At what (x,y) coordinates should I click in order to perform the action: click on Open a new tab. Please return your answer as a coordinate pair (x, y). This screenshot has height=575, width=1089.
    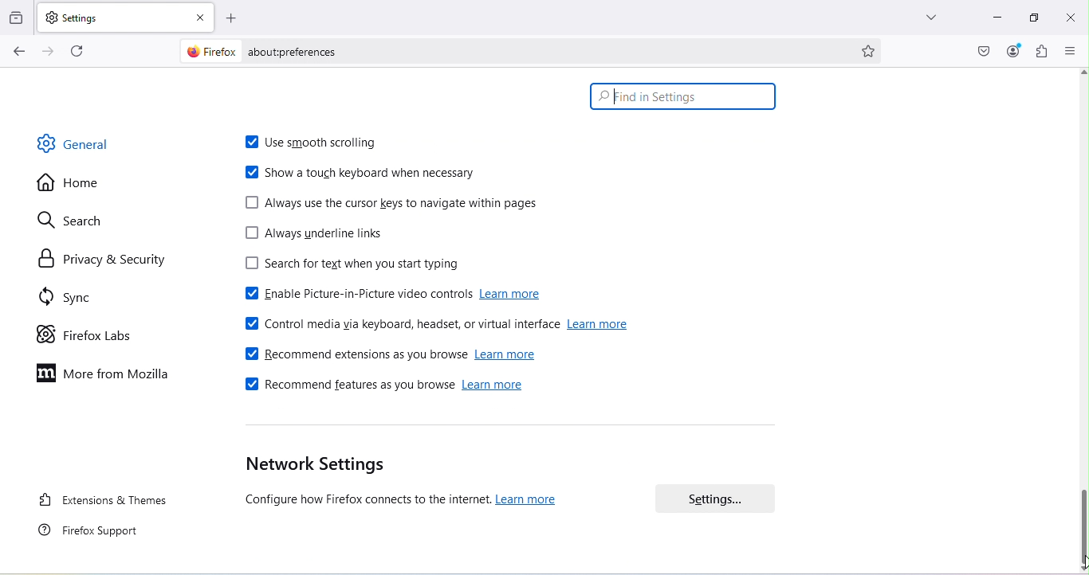
    Looking at the image, I should click on (238, 20).